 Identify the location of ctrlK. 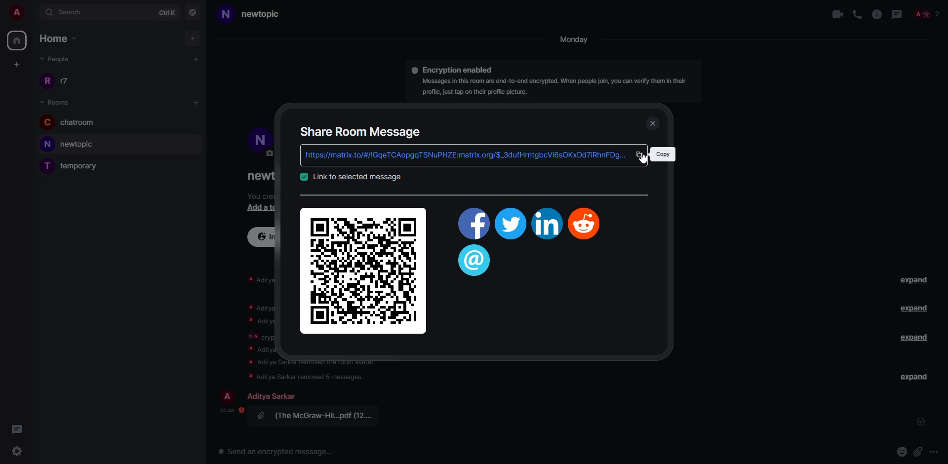
(168, 11).